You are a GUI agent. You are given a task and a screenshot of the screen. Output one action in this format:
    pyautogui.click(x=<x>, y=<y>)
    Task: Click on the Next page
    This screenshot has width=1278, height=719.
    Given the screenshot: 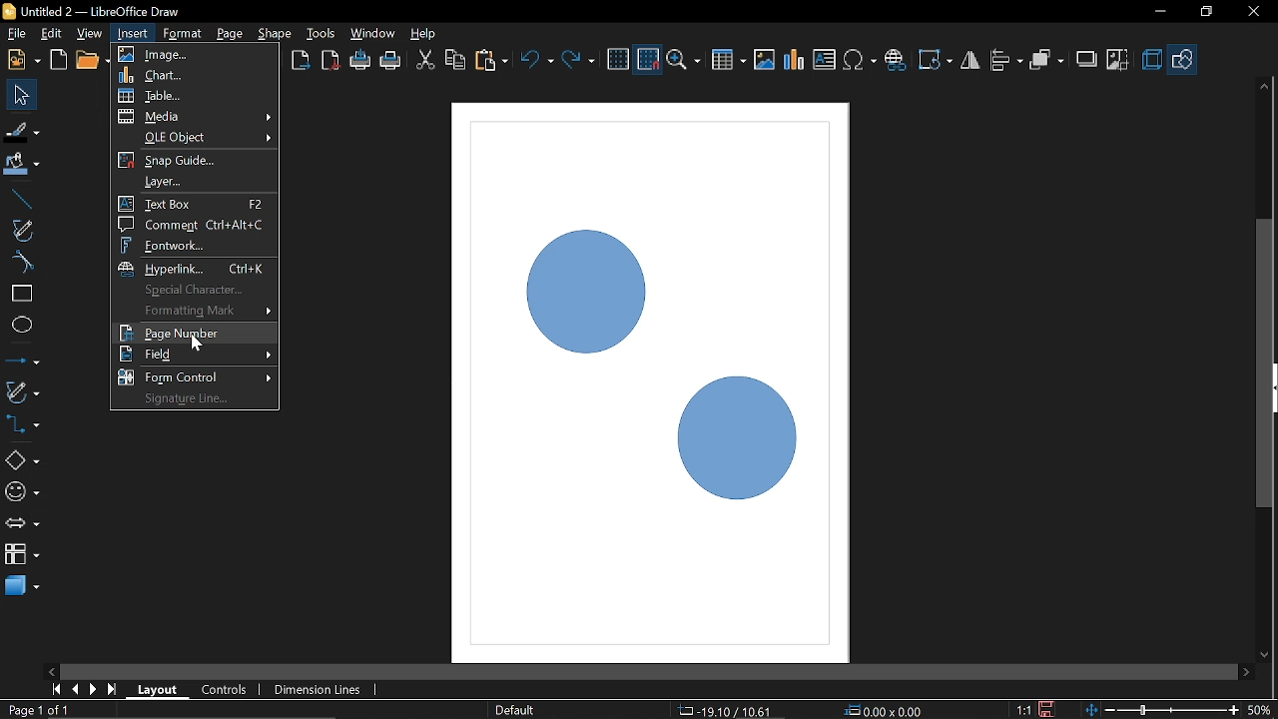 What is the action you would take?
    pyautogui.click(x=94, y=689)
    